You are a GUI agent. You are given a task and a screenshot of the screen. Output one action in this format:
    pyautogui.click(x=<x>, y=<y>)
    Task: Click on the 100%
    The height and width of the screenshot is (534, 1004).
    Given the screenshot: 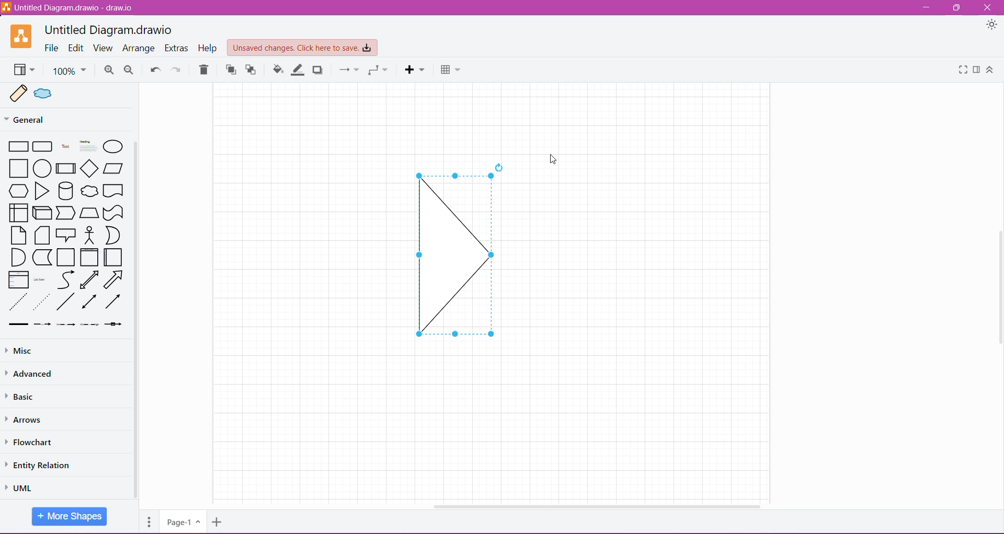 What is the action you would take?
    pyautogui.click(x=70, y=71)
    